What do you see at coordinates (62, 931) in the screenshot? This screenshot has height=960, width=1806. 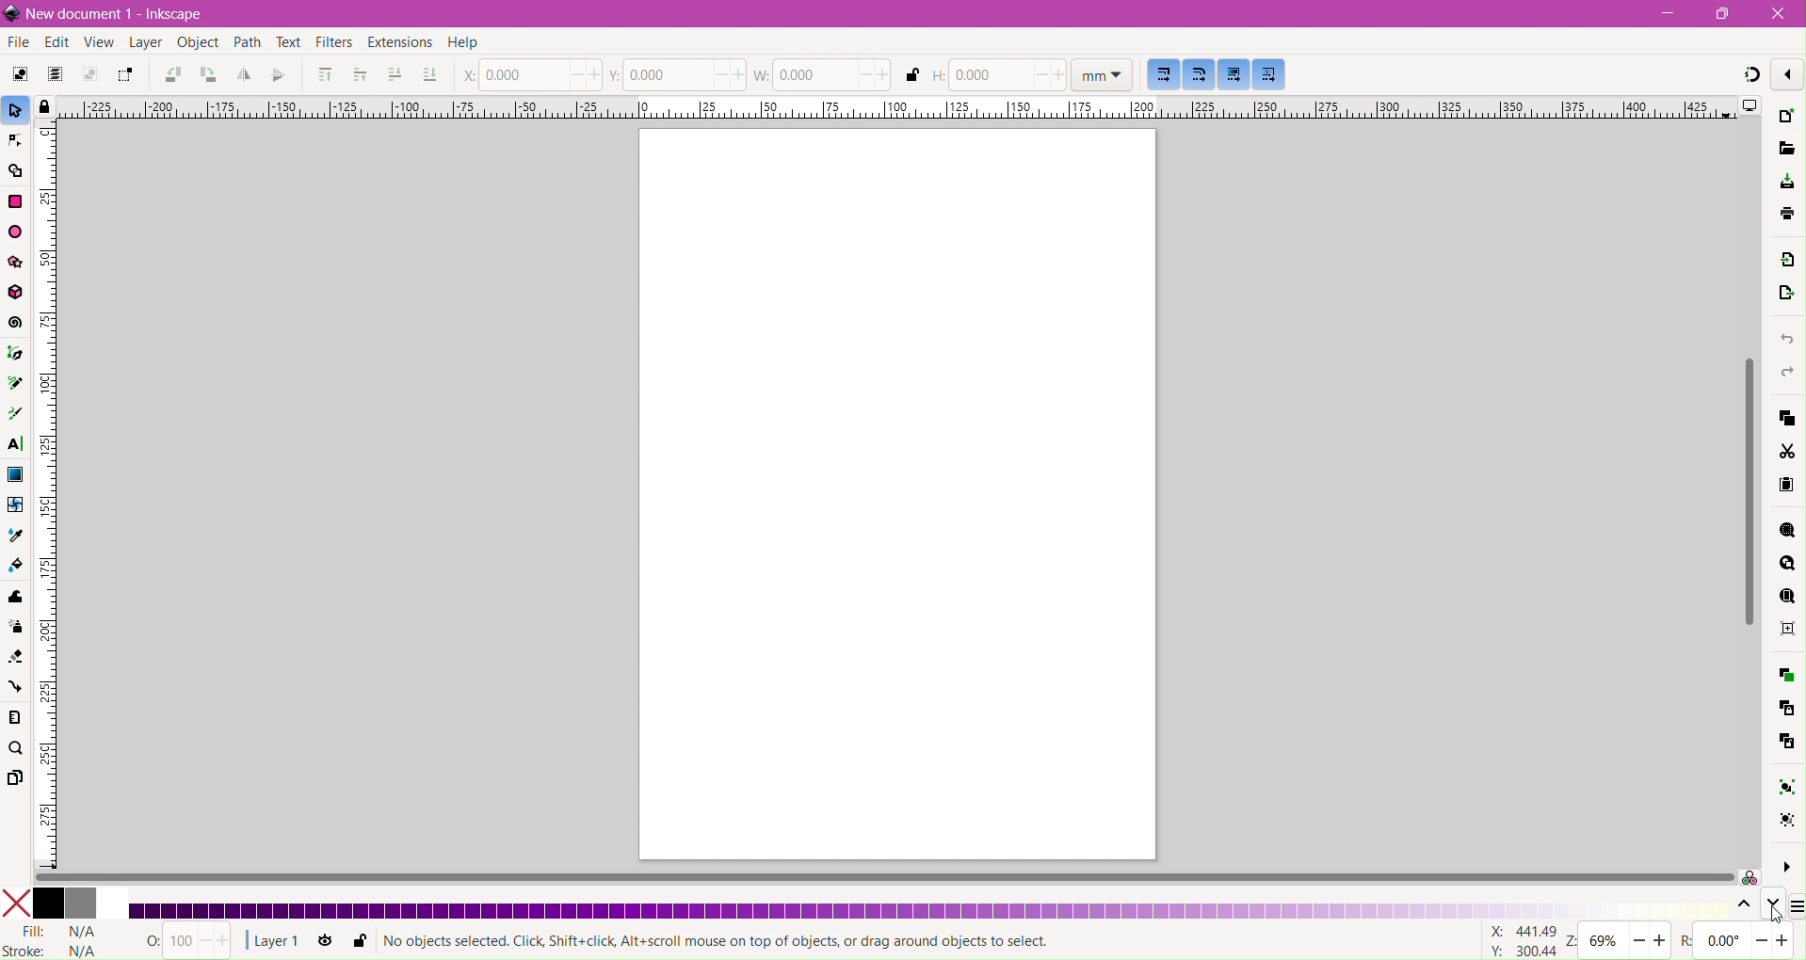 I see `Fill Status` at bounding box center [62, 931].